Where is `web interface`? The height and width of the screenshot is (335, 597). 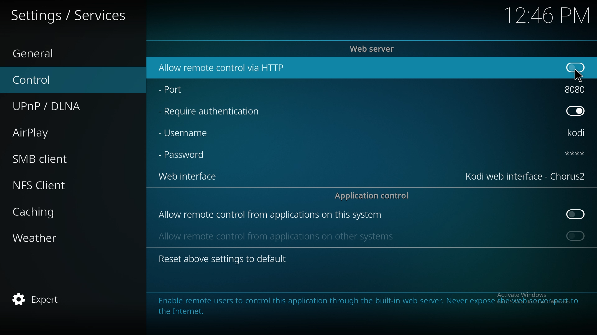
web interface is located at coordinates (525, 175).